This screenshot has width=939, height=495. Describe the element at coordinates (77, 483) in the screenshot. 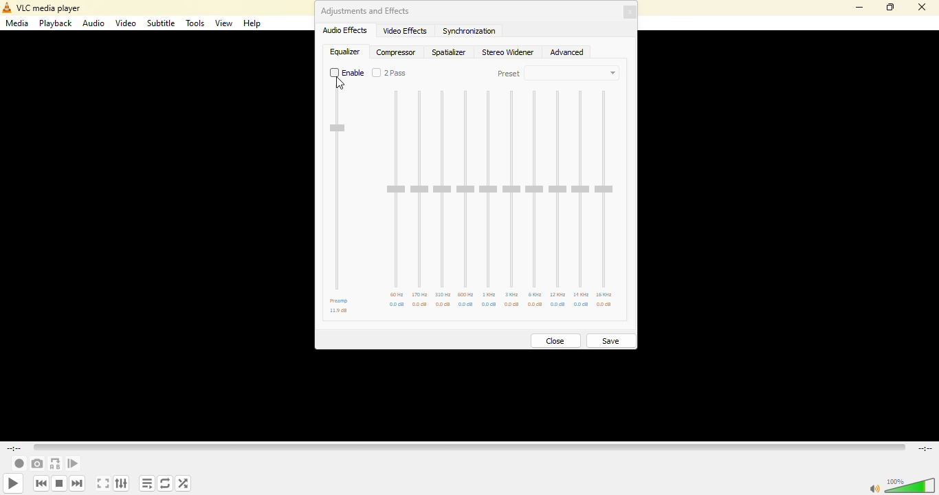

I see `next media in the playlist` at that location.